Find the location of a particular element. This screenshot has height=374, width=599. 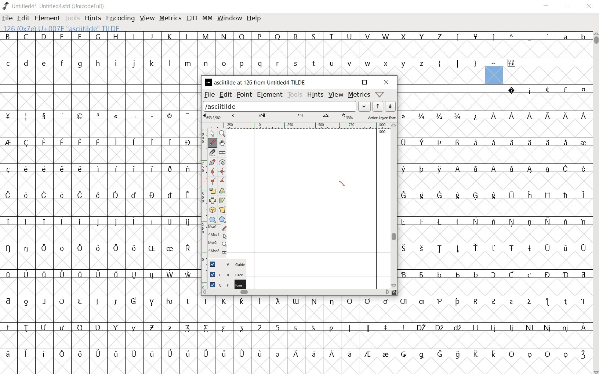

pencil tool is located at coordinates (341, 184).